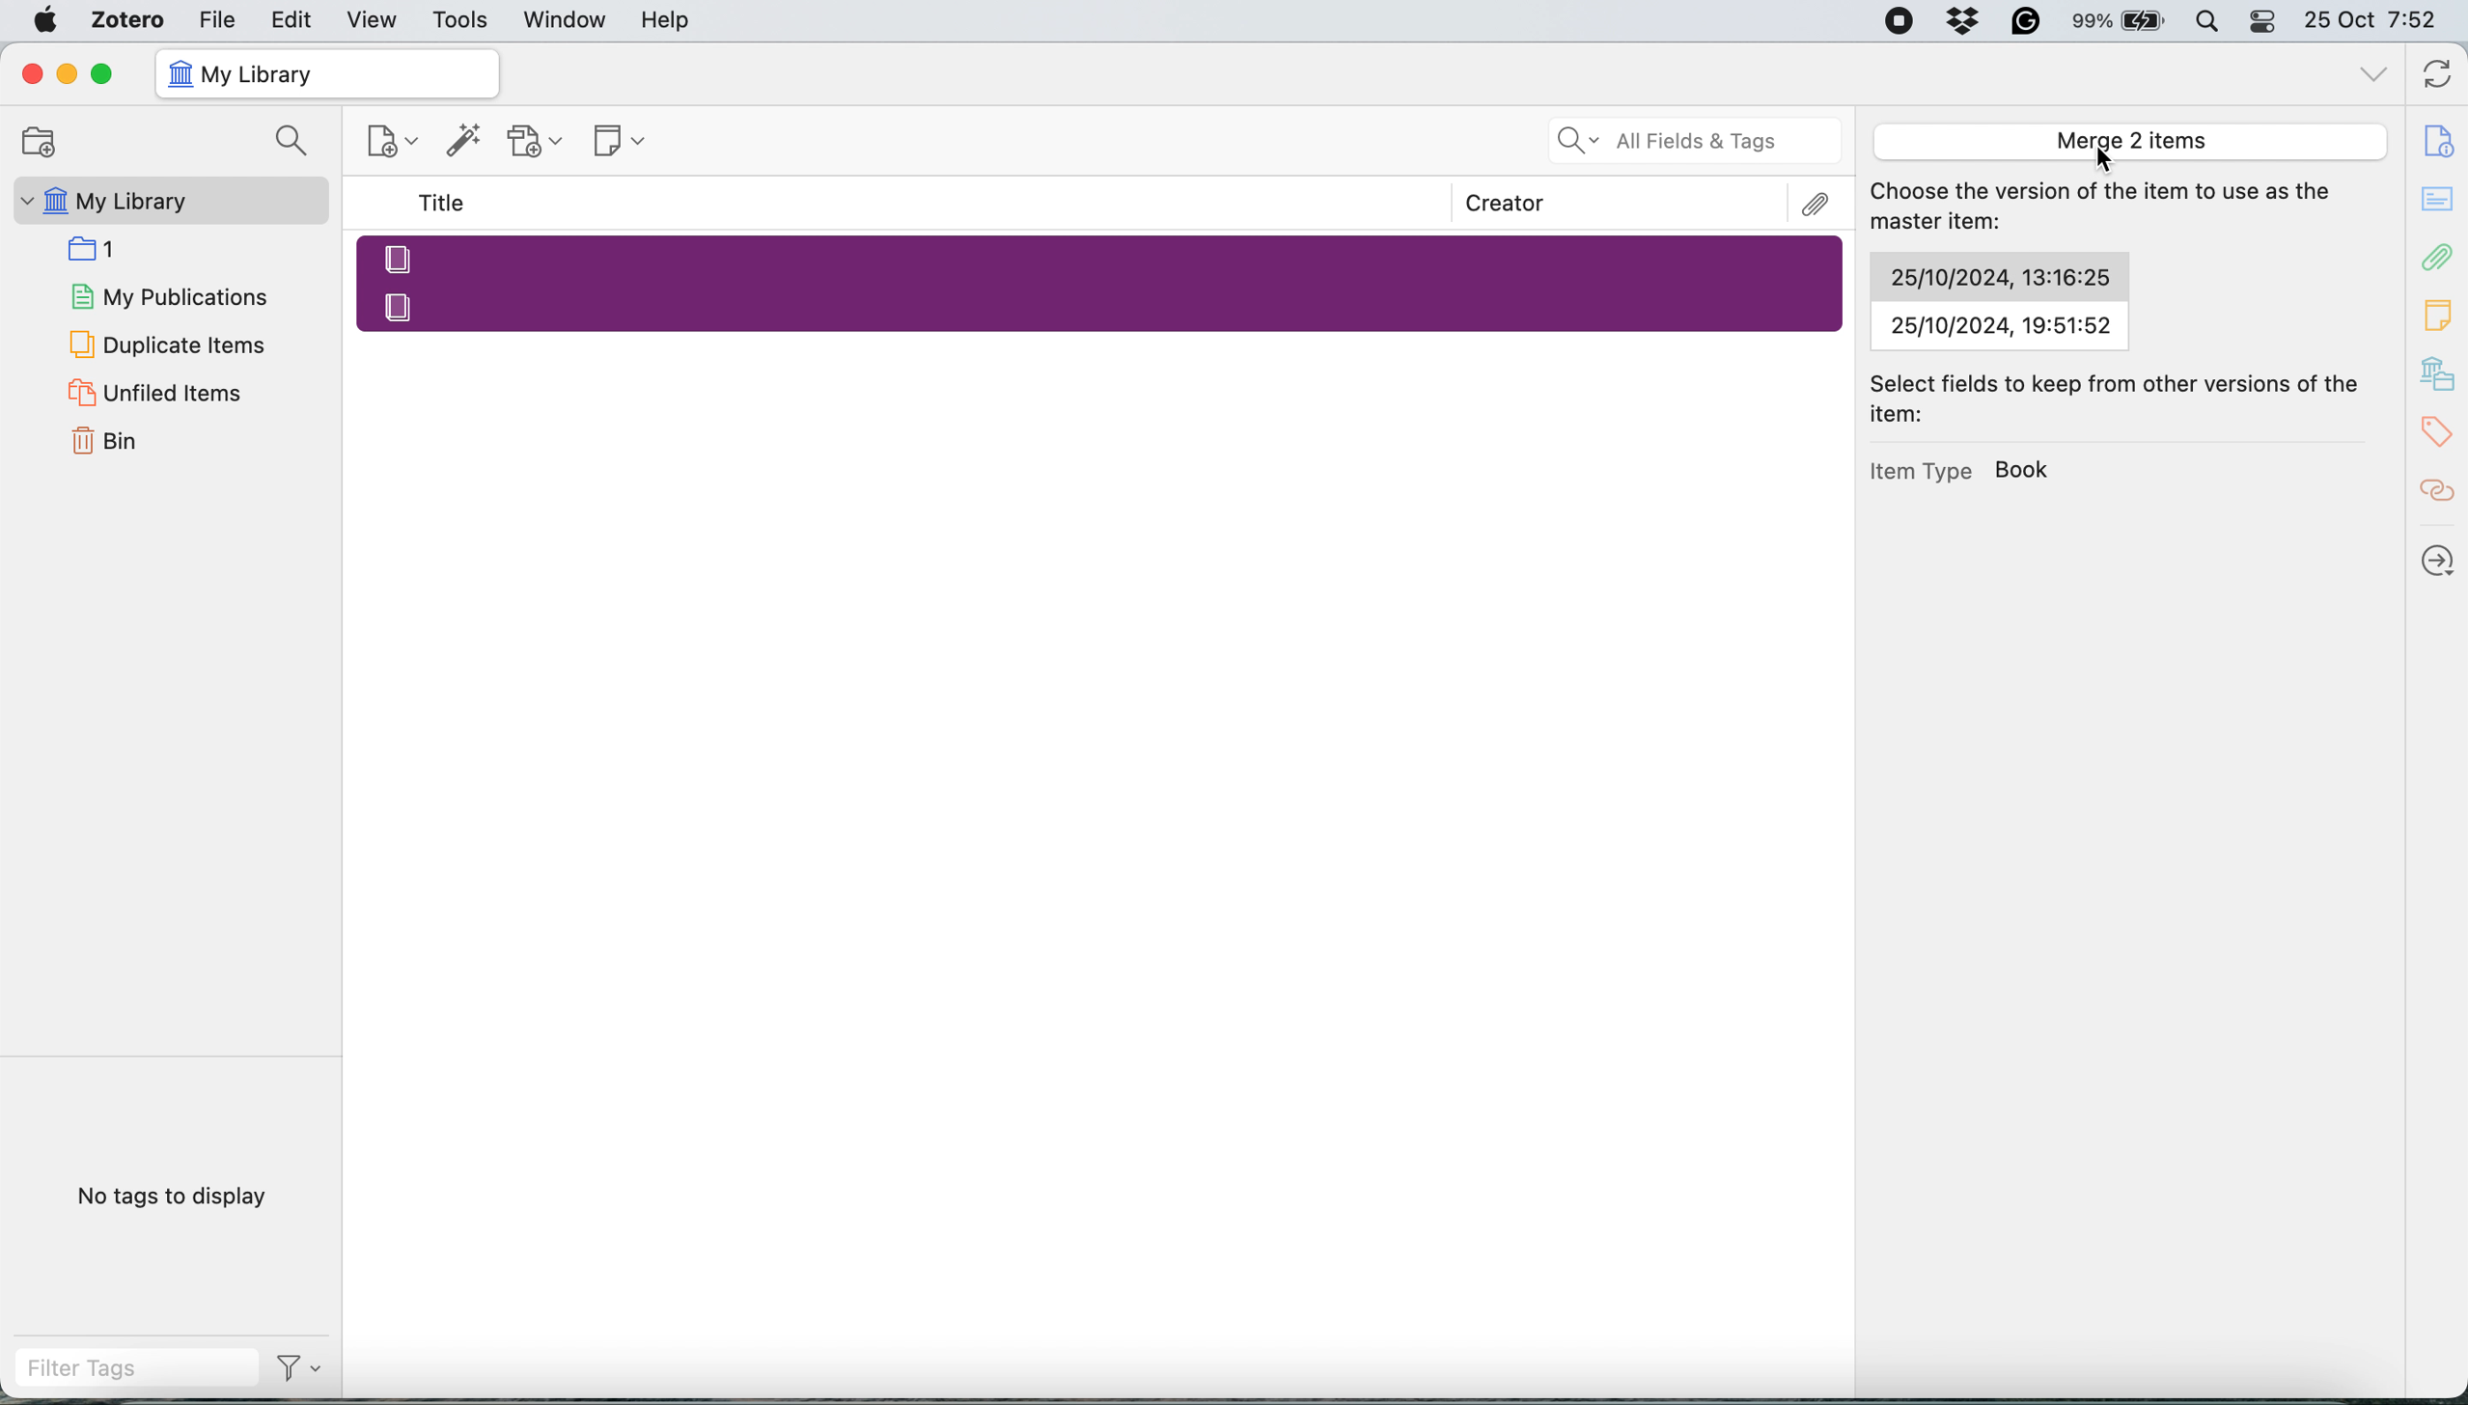 Image resolution: width=2468 pixels, height=1405 pixels. What do you see at coordinates (2124, 399) in the screenshot?
I see `Select fields to keep from other versions of the item:` at bounding box center [2124, 399].